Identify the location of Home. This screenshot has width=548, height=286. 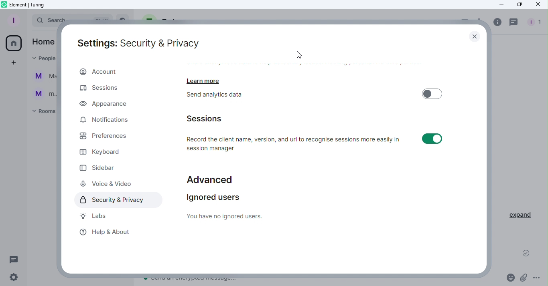
(43, 41).